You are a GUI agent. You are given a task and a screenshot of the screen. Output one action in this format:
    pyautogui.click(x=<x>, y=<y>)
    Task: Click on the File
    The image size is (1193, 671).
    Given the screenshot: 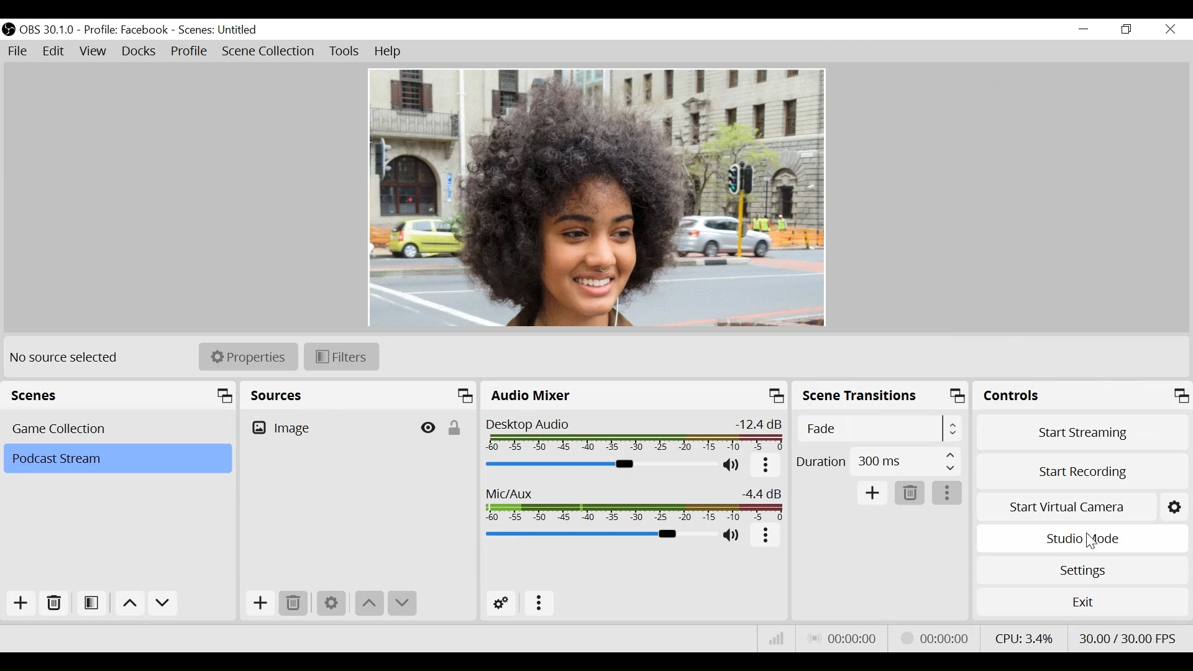 What is the action you would take?
    pyautogui.click(x=18, y=52)
    